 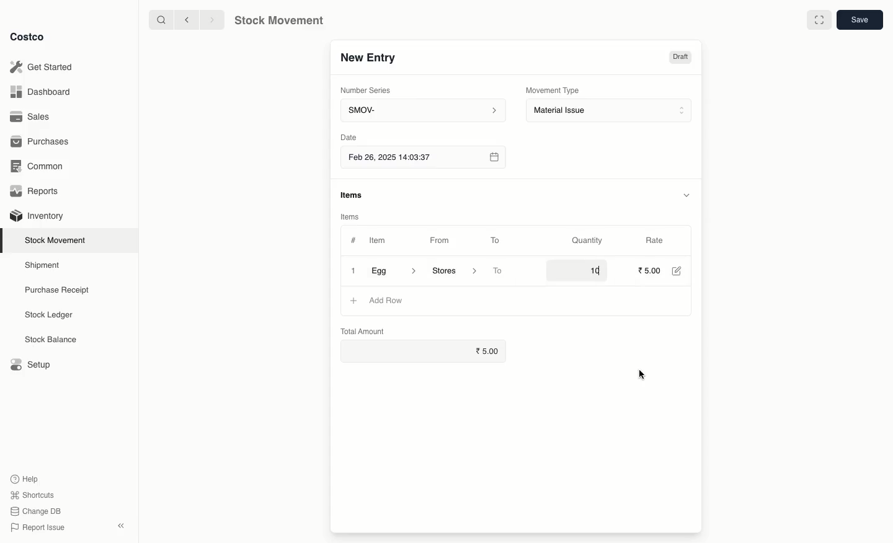 I want to click on Total Amount, so click(x=363, y=330).